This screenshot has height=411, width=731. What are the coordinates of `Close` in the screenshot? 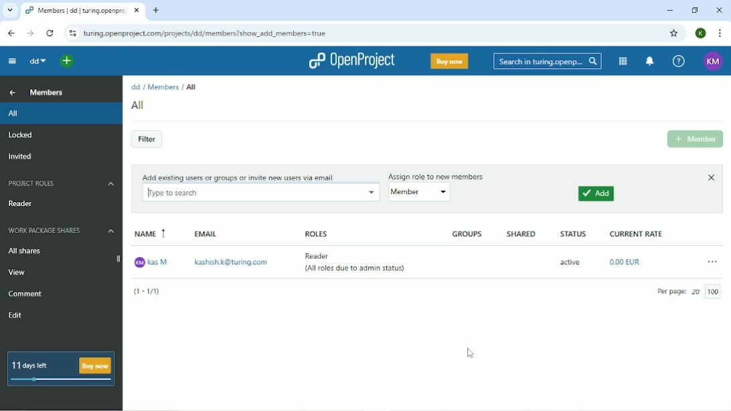 It's located at (719, 10).